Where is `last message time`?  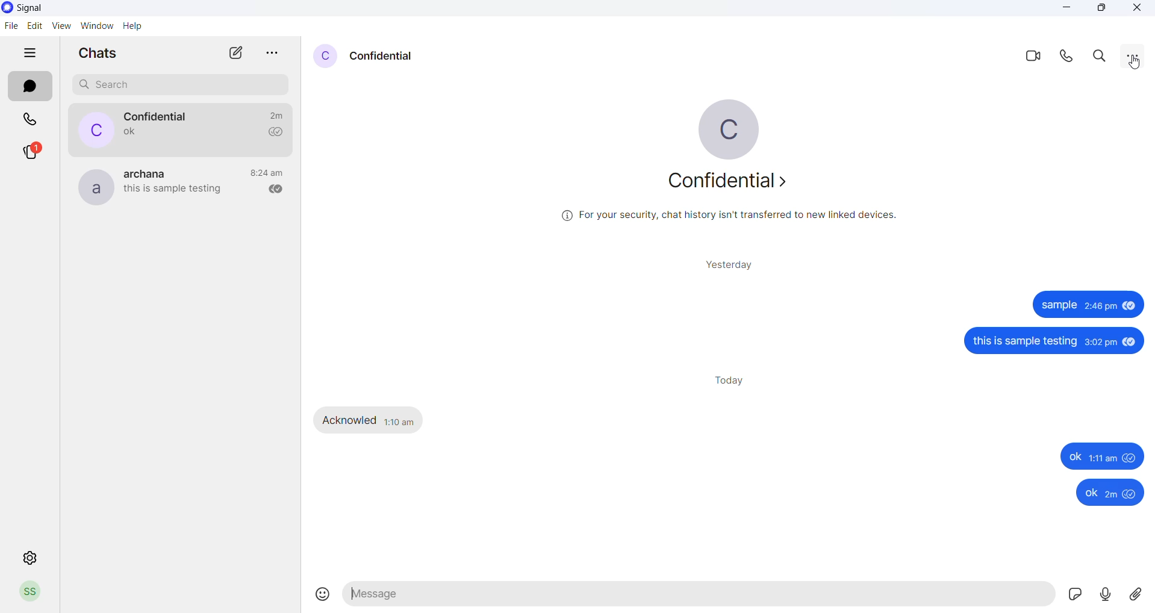
last message time is located at coordinates (267, 172).